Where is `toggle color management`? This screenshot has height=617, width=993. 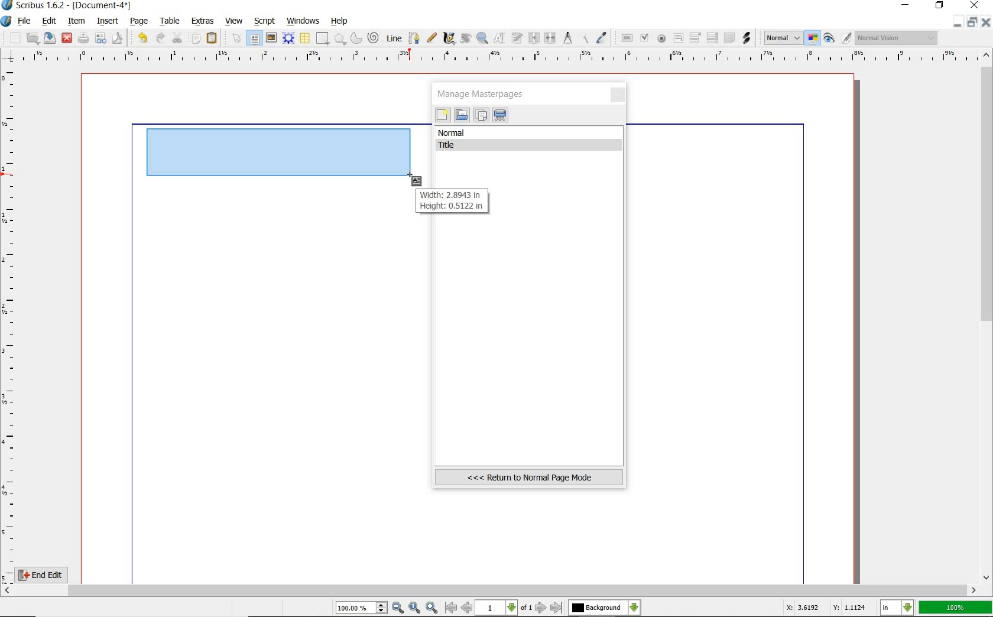 toggle color management is located at coordinates (813, 39).